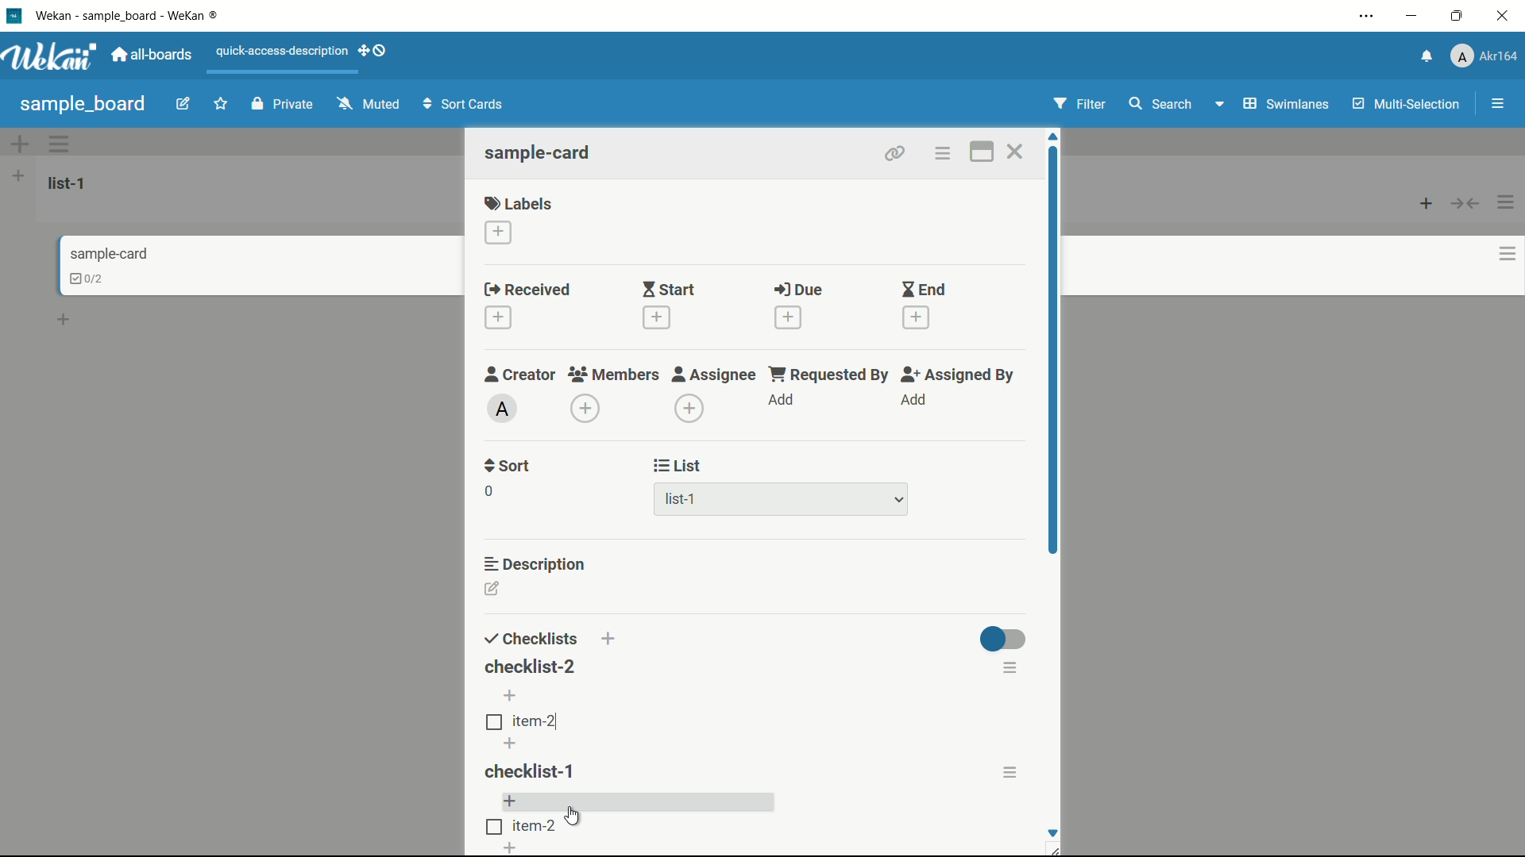 The image size is (1525, 857). Describe the element at coordinates (668, 291) in the screenshot. I see `start` at that location.